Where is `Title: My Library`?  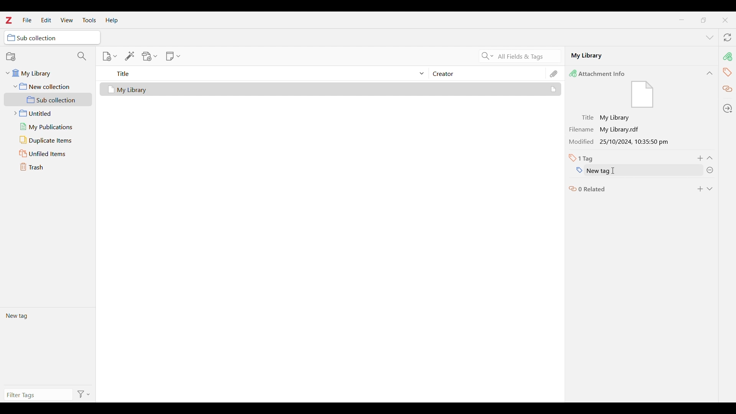 Title: My Library is located at coordinates (606, 118).